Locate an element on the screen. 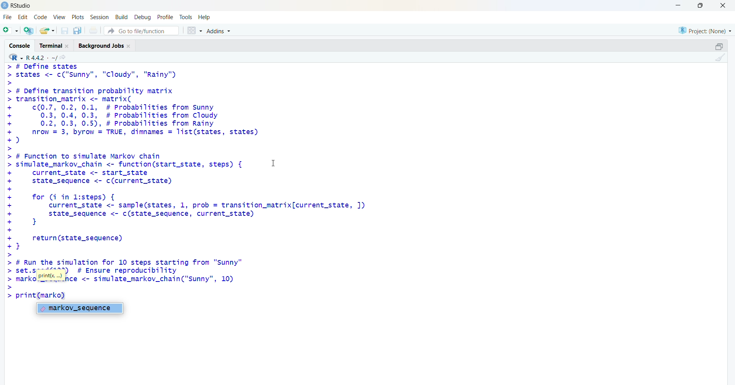  tools is located at coordinates (186, 16).